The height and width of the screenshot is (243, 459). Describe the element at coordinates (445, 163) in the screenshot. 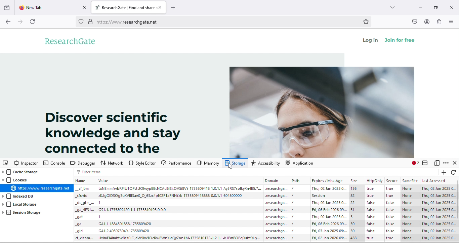

I see `option` at that location.